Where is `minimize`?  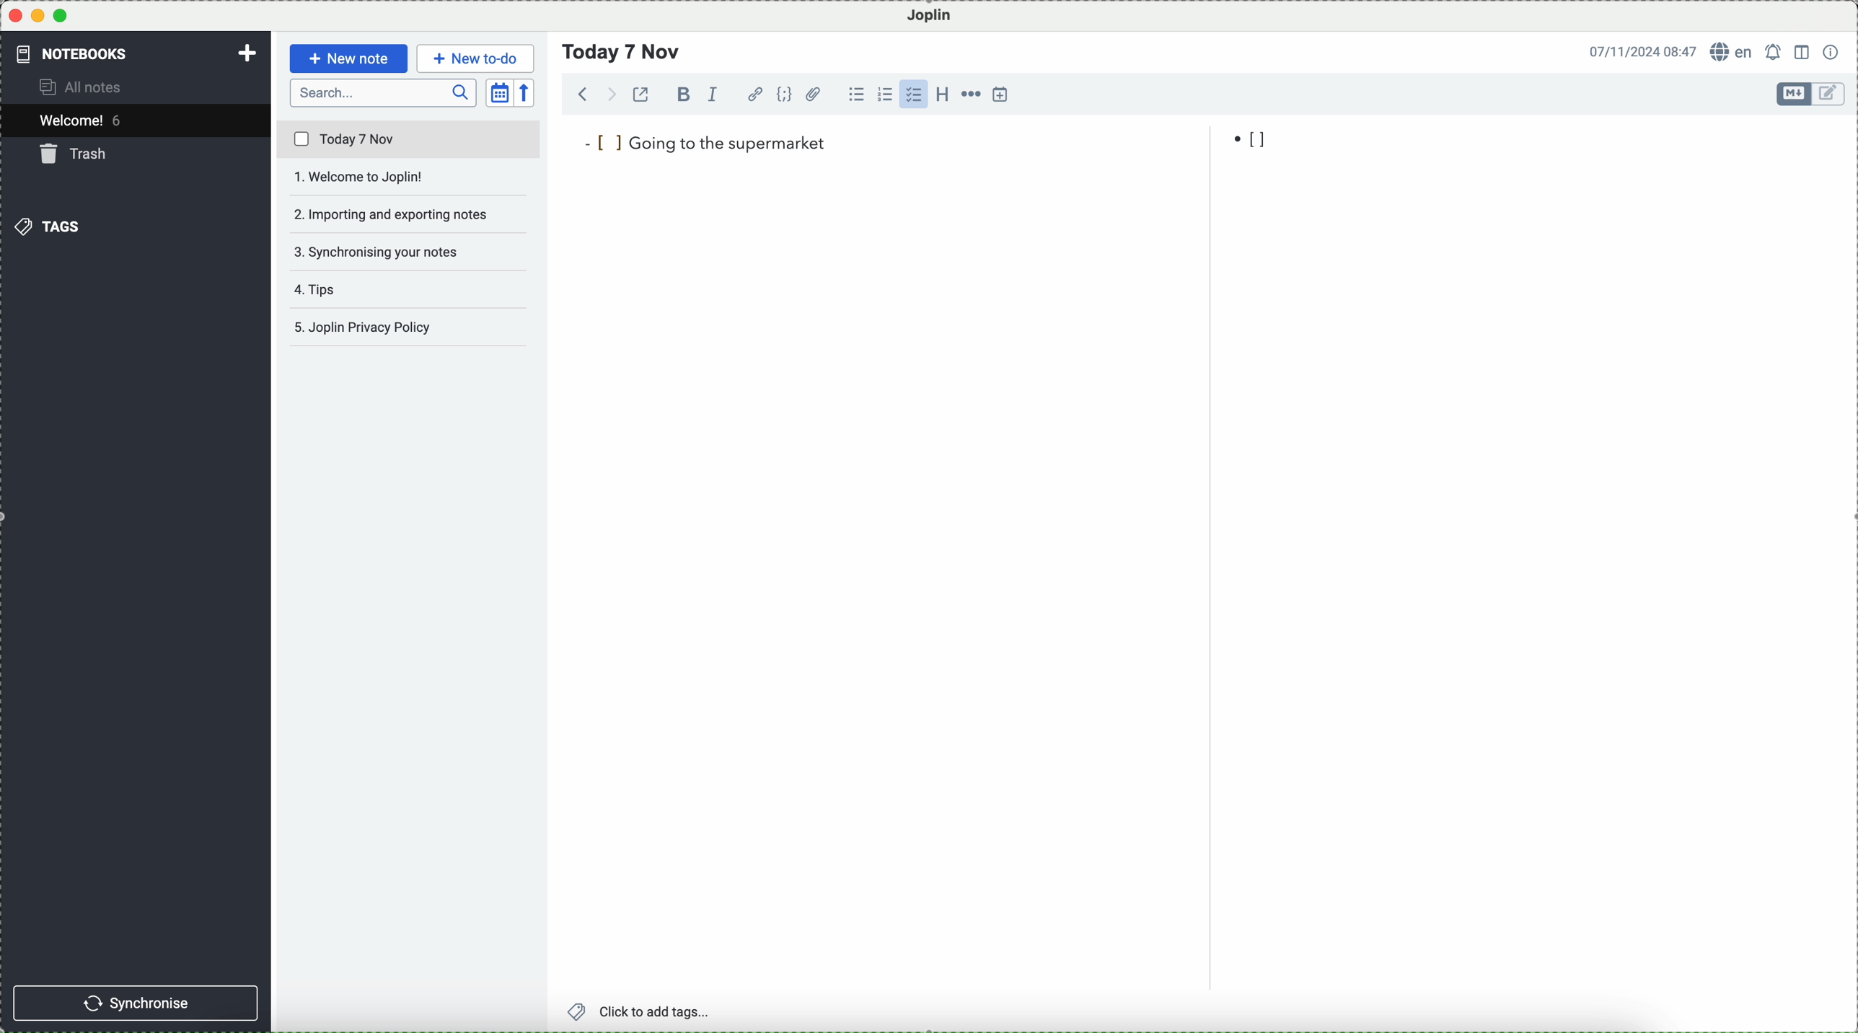
minimize is located at coordinates (39, 15).